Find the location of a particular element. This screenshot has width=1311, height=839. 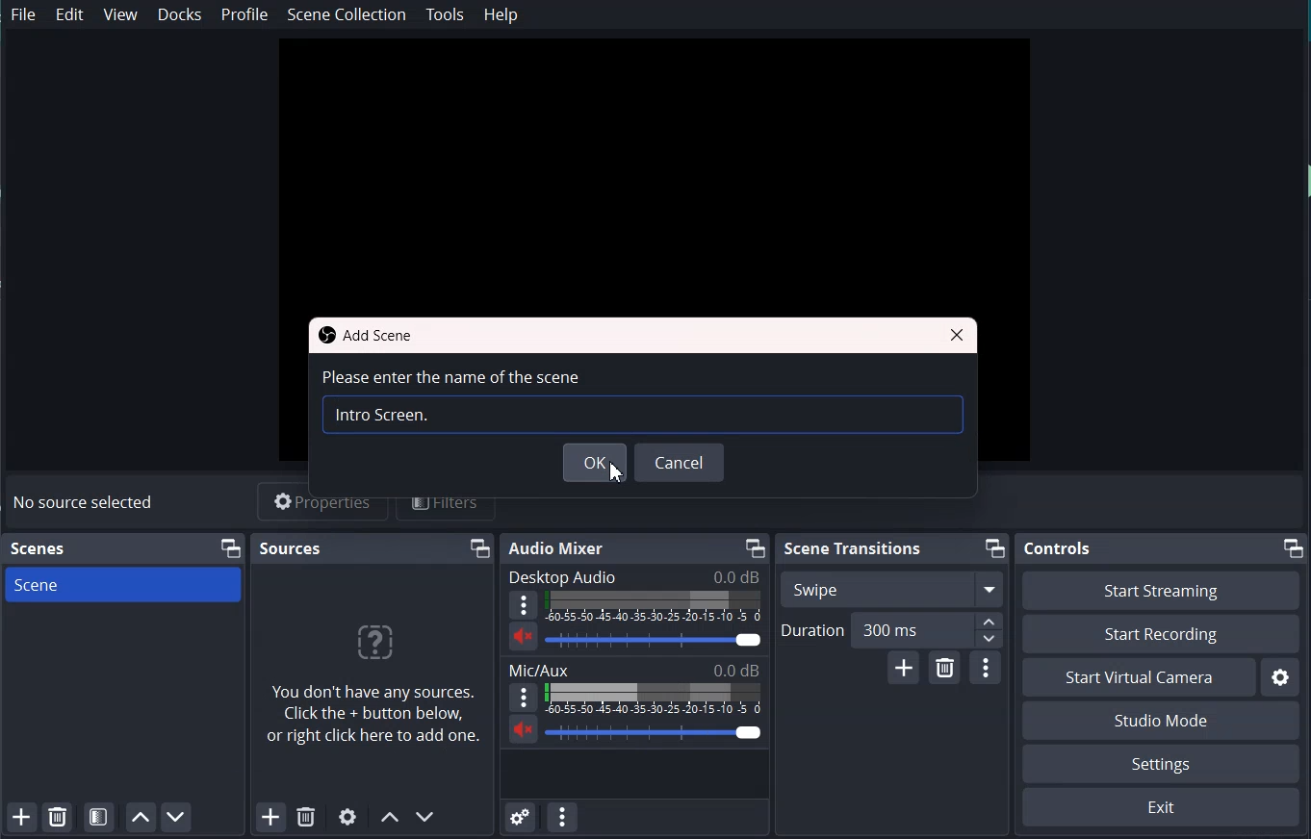

Filters is located at coordinates (446, 505).